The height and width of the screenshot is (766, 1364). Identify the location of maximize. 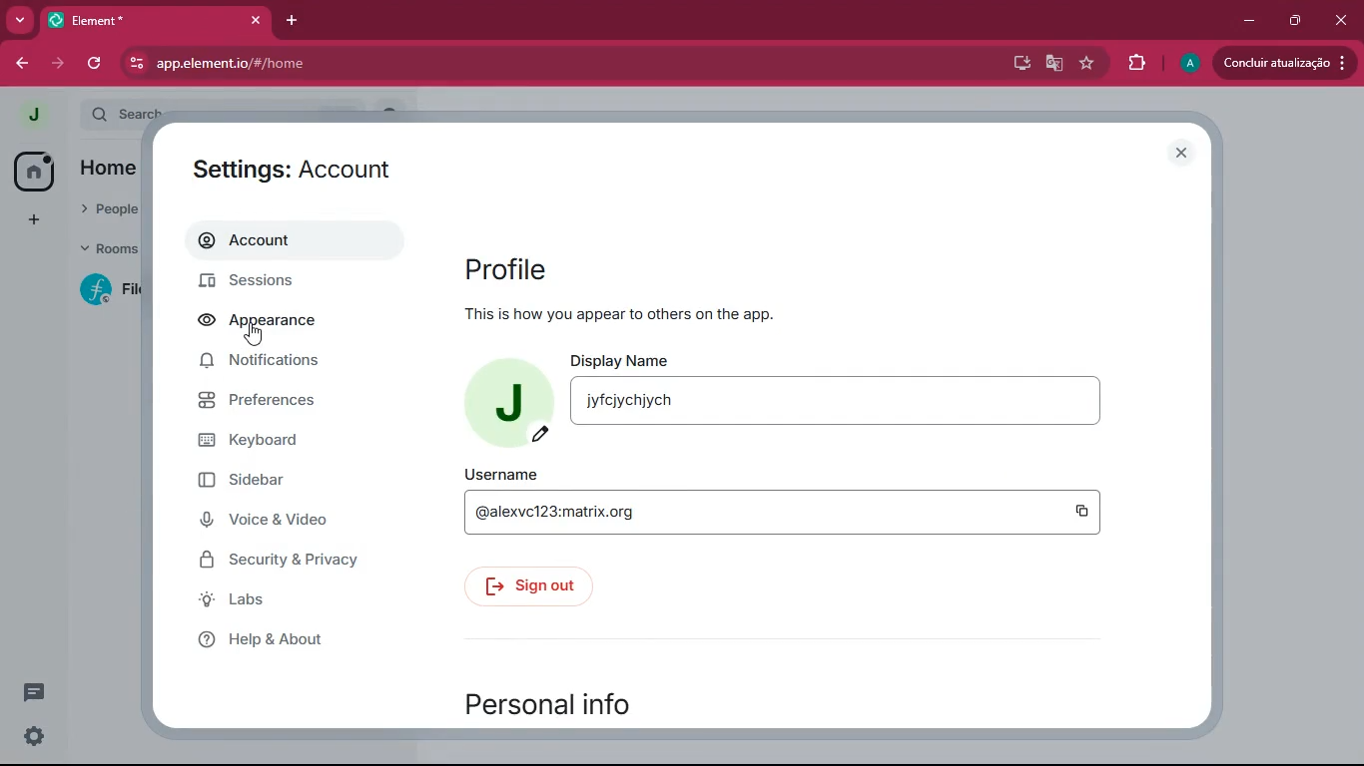
(1296, 20).